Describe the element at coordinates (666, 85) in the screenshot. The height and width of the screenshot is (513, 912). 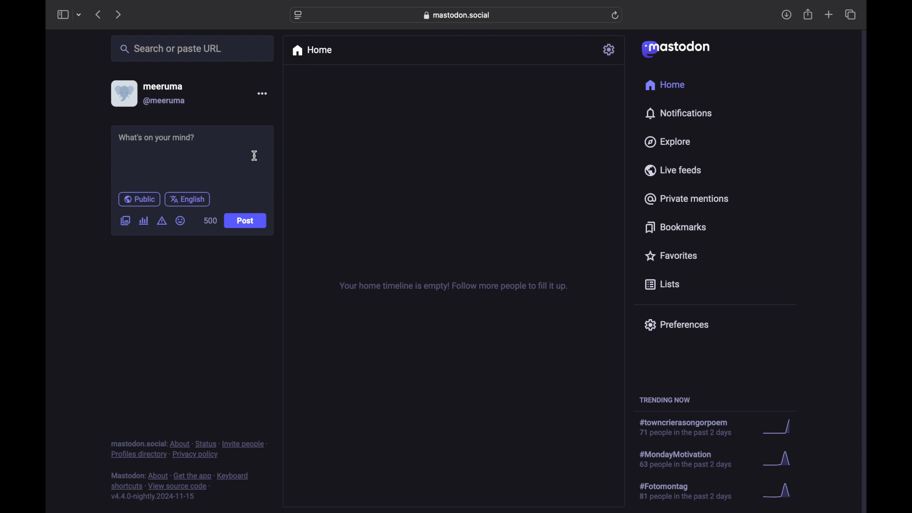
I see `home` at that location.